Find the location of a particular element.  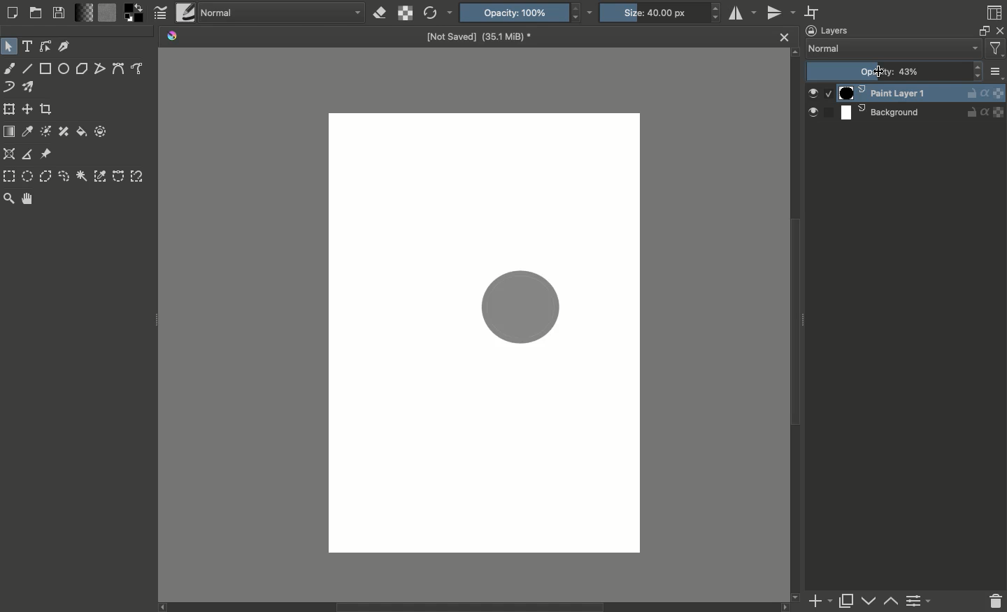

Text is located at coordinates (28, 45).